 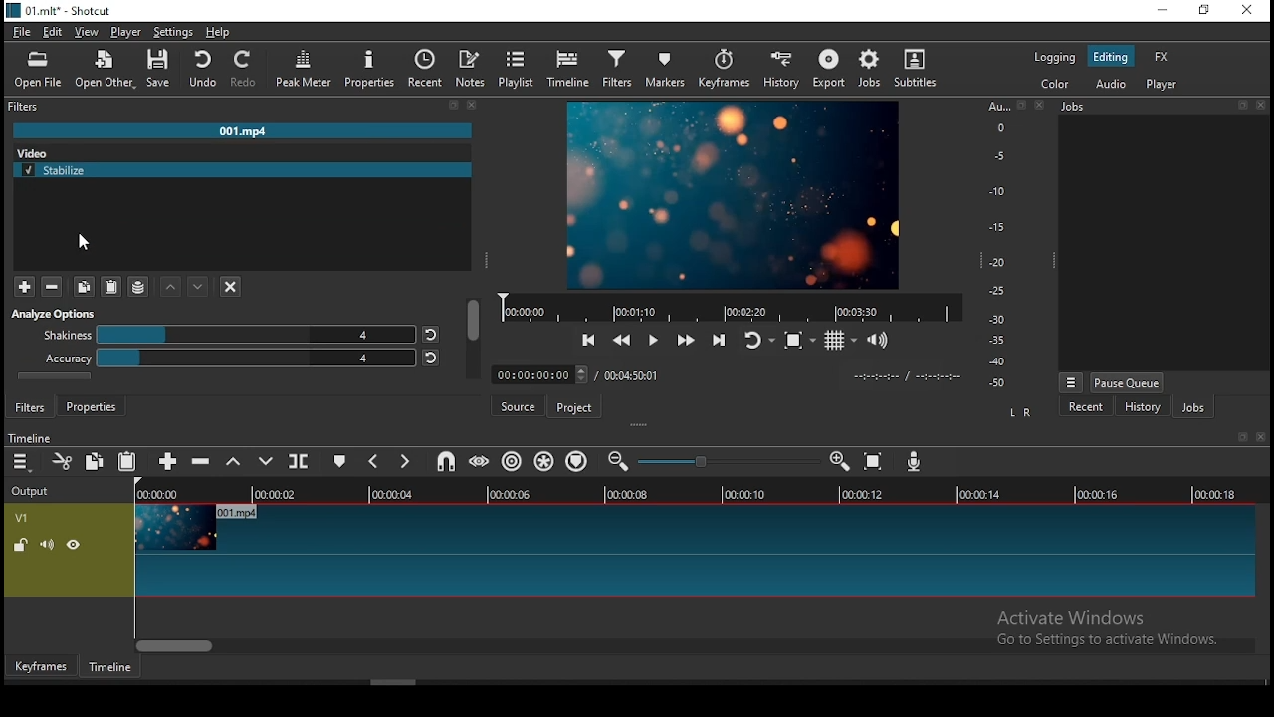 I want to click on Properties, so click(x=371, y=70).